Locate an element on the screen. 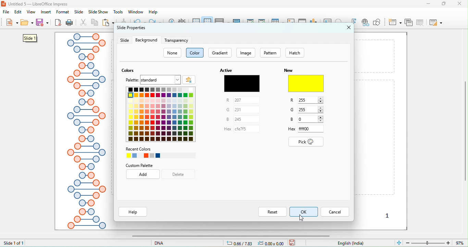  Palette is located at coordinates (161, 114).